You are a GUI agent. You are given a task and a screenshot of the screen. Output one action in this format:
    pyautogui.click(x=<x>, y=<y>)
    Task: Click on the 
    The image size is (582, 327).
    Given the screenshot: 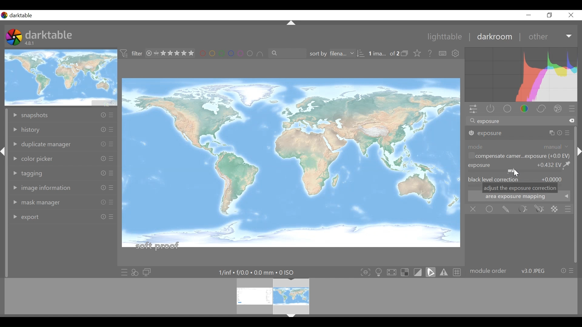 What is the action you would take?
    pyautogui.click(x=550, y=15)
    